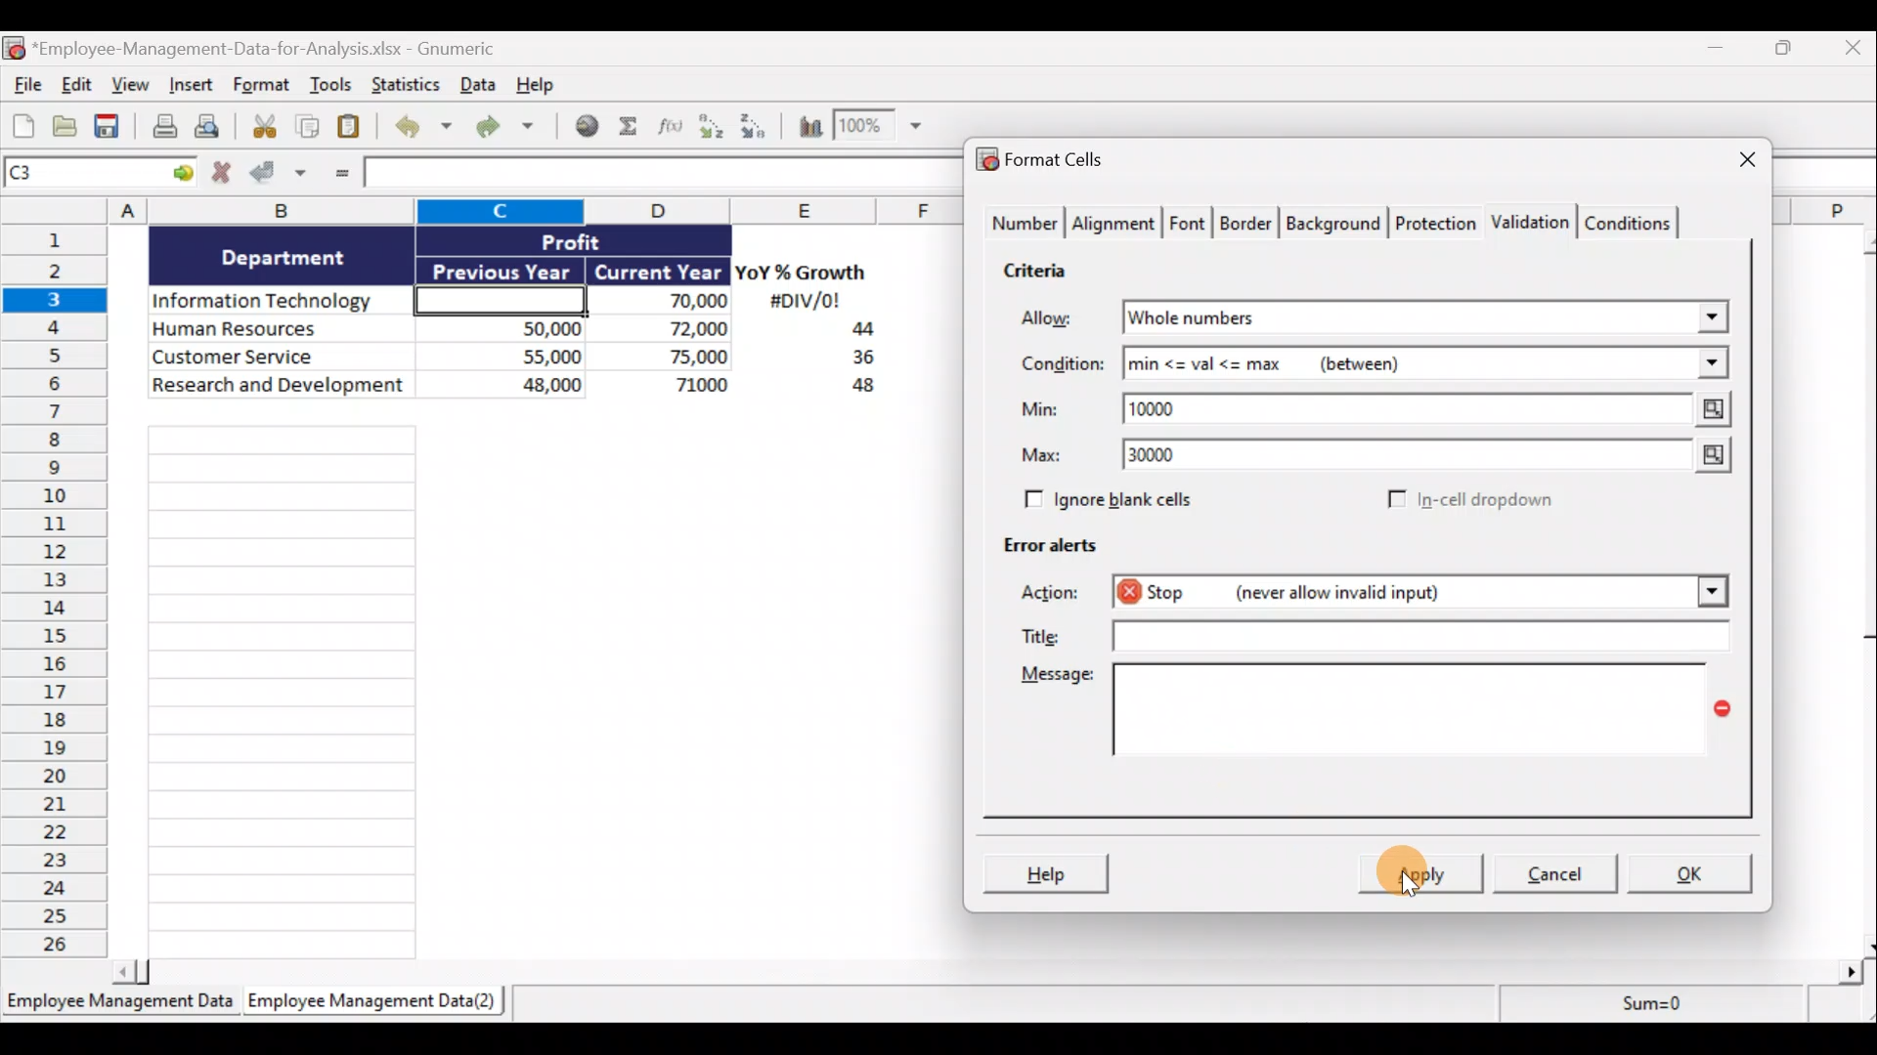 The height and width of the screenshot is (1055, 1877). What do you see at coordinates (1061, 319) in the screenshot?
I see `Allow` at bounding box center [1061, 319].